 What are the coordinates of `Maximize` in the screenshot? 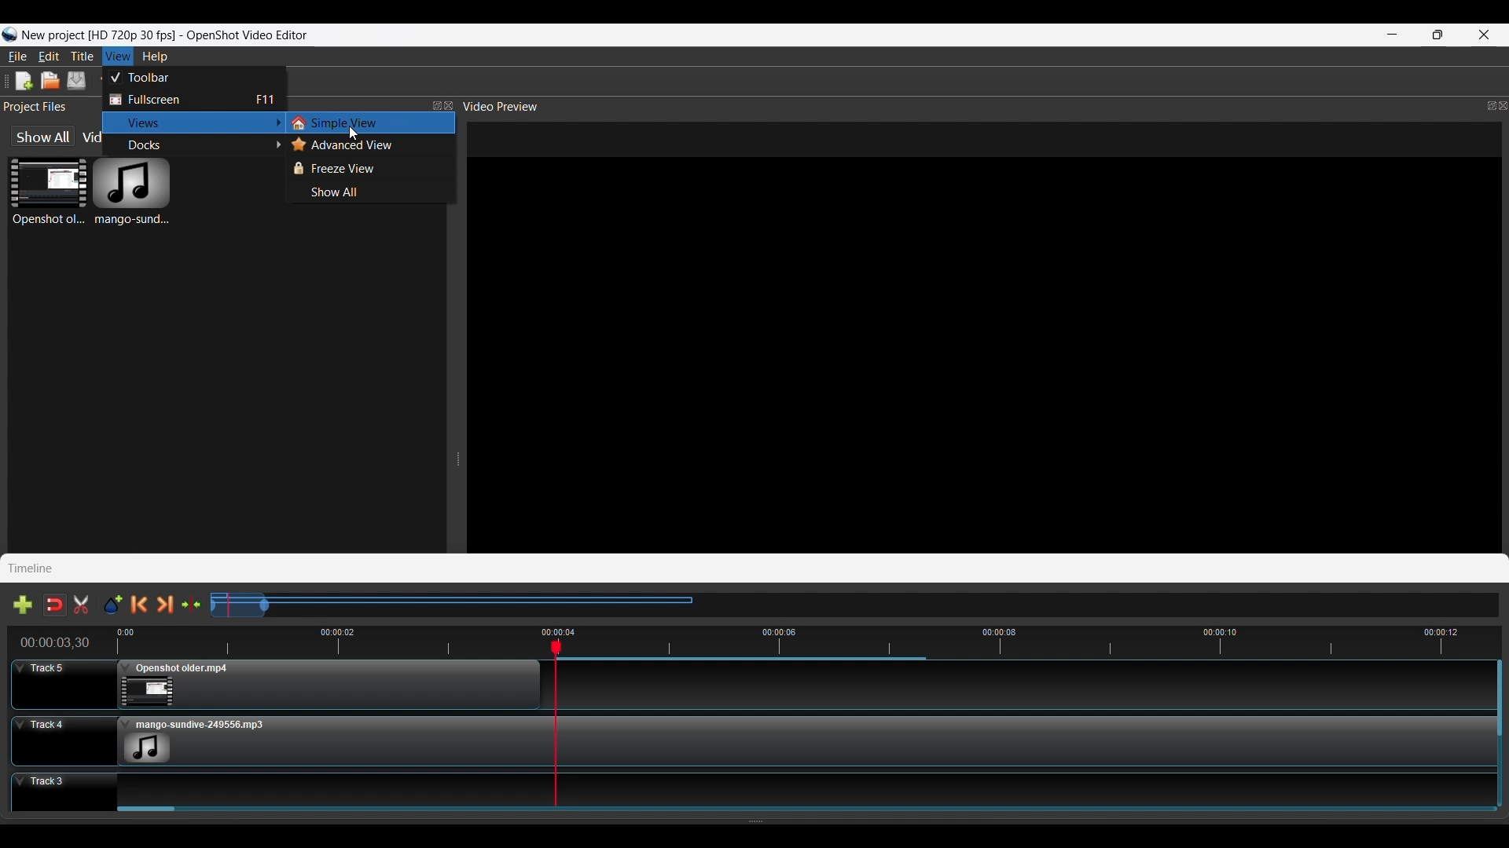 It's located at (1439, 35).